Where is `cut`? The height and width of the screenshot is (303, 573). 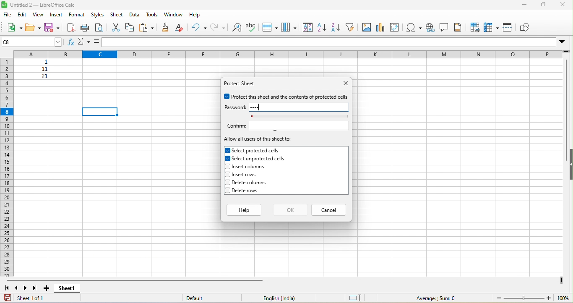
cut is located at coordinates (117, 28).